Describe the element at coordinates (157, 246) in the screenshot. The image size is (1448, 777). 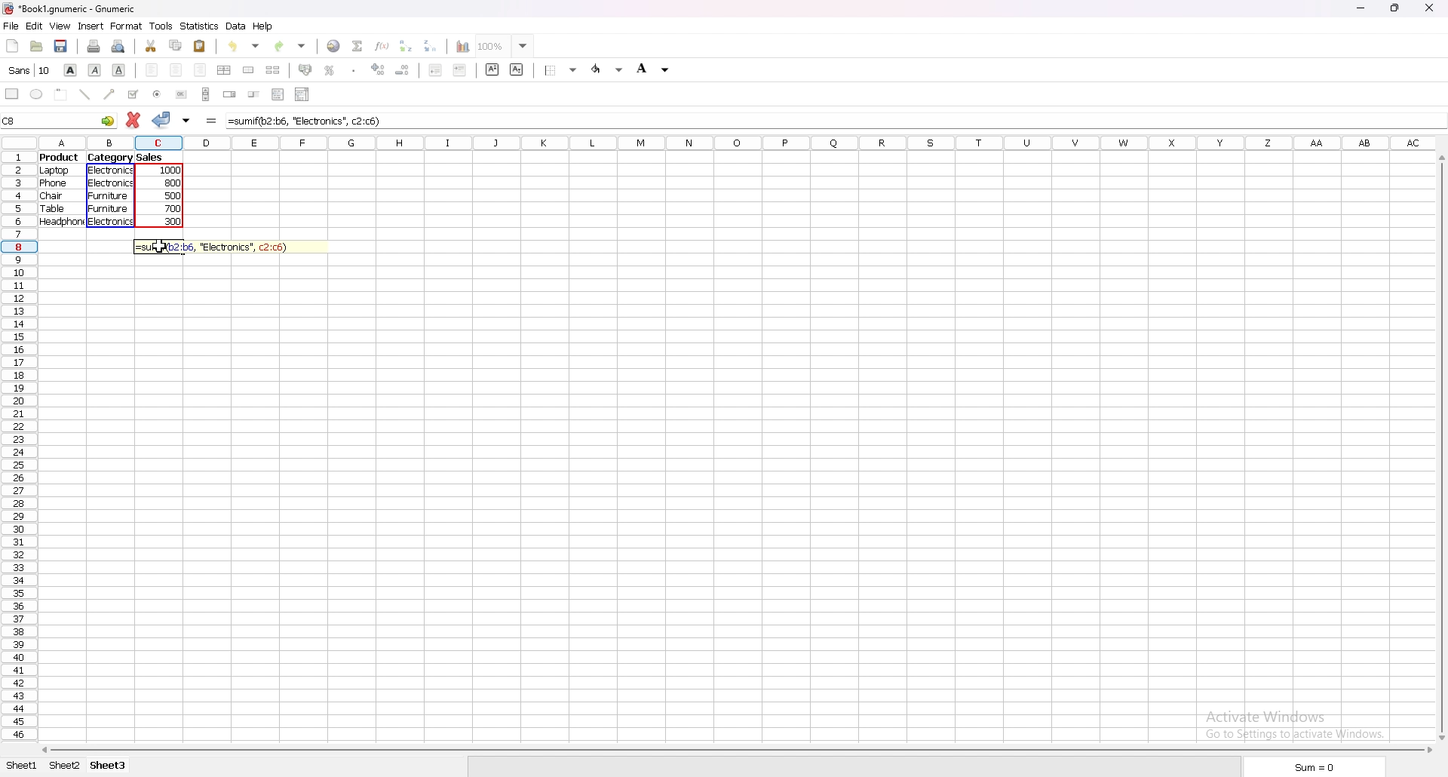
I see `cursor` at that location.